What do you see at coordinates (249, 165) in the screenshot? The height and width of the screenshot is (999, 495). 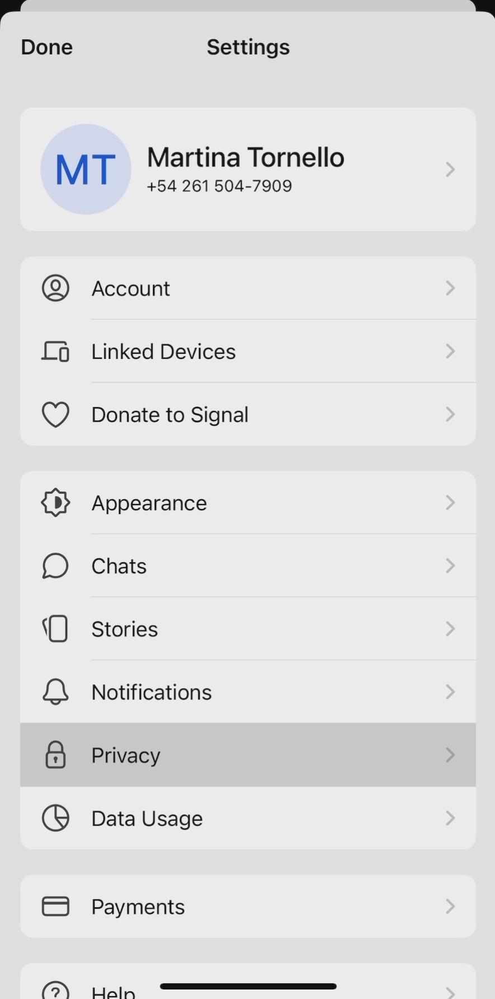 I see `contact card` at bounding box center [249, 165].